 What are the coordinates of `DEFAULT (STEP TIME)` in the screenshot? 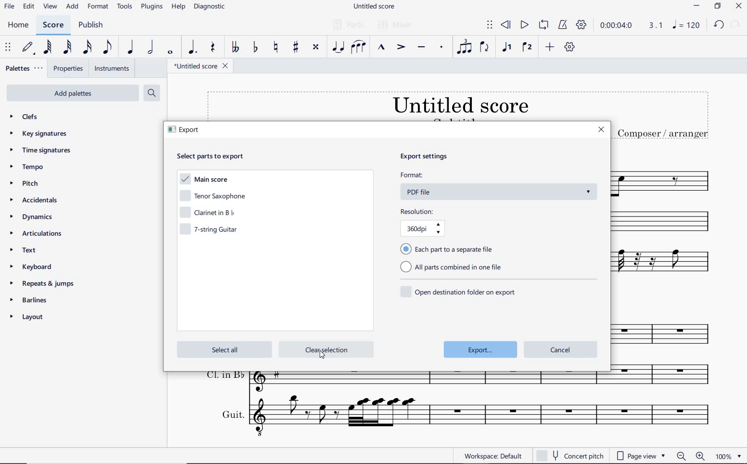 It's located at (27, 48).